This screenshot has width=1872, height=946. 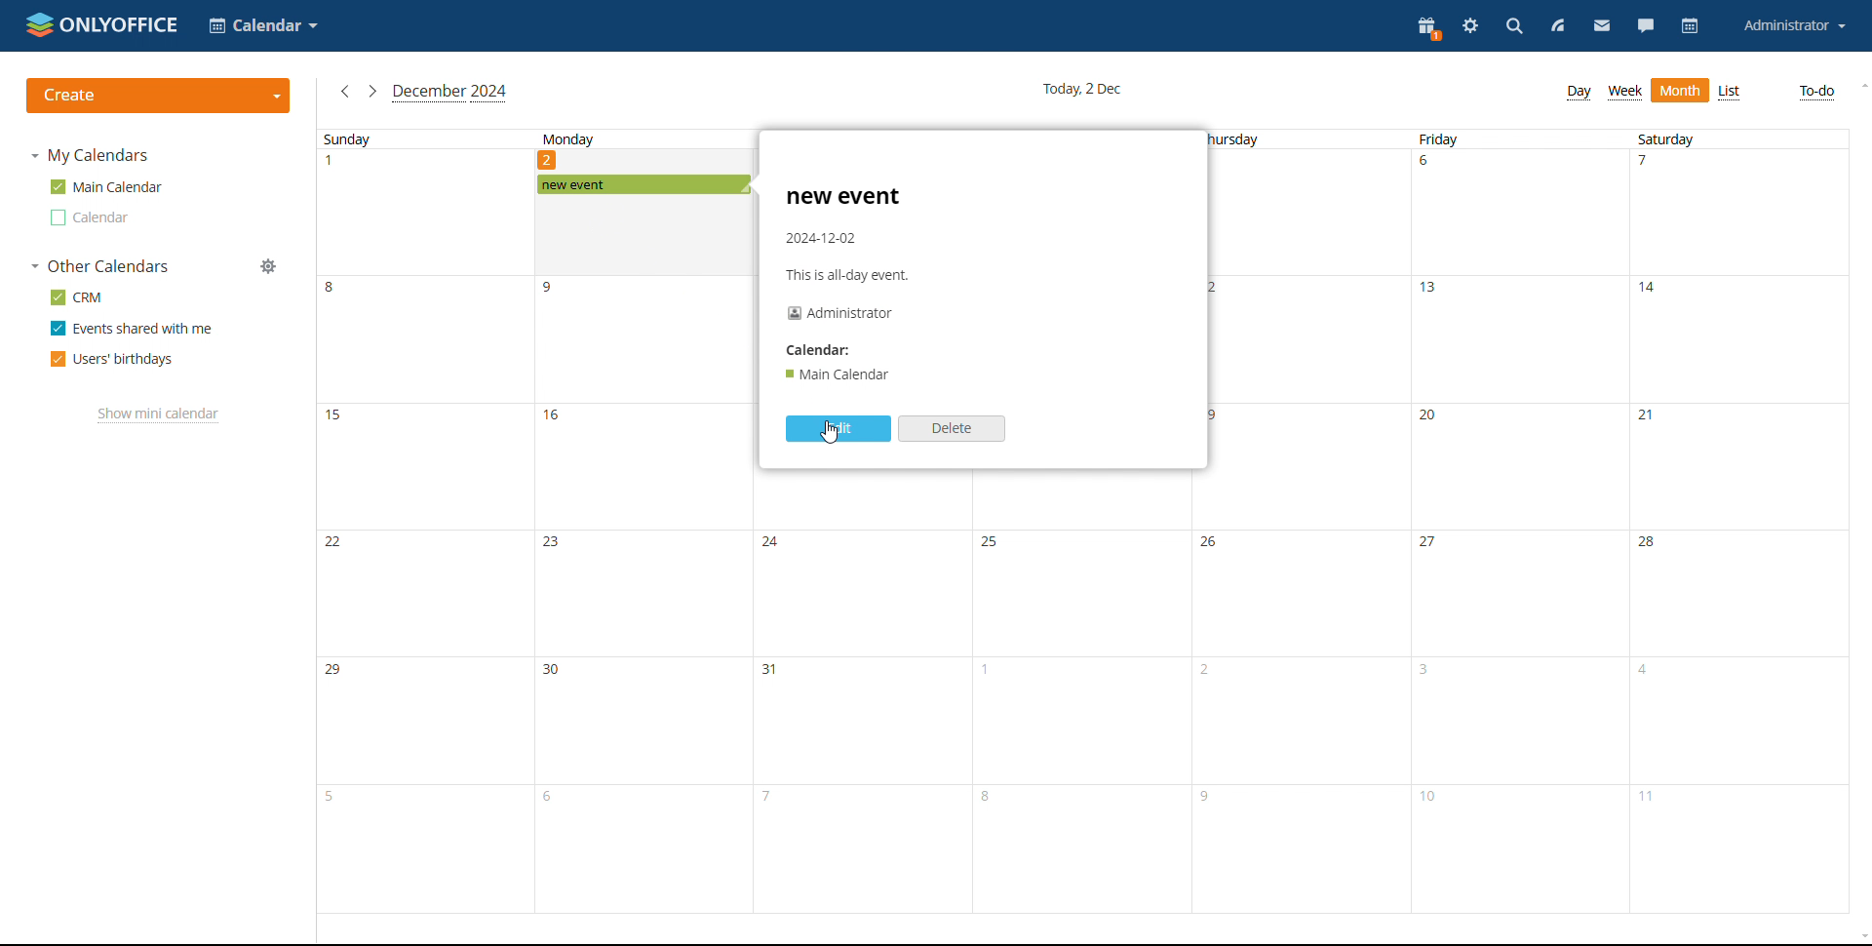 I want to click on present, so click(x=1427, y=28).